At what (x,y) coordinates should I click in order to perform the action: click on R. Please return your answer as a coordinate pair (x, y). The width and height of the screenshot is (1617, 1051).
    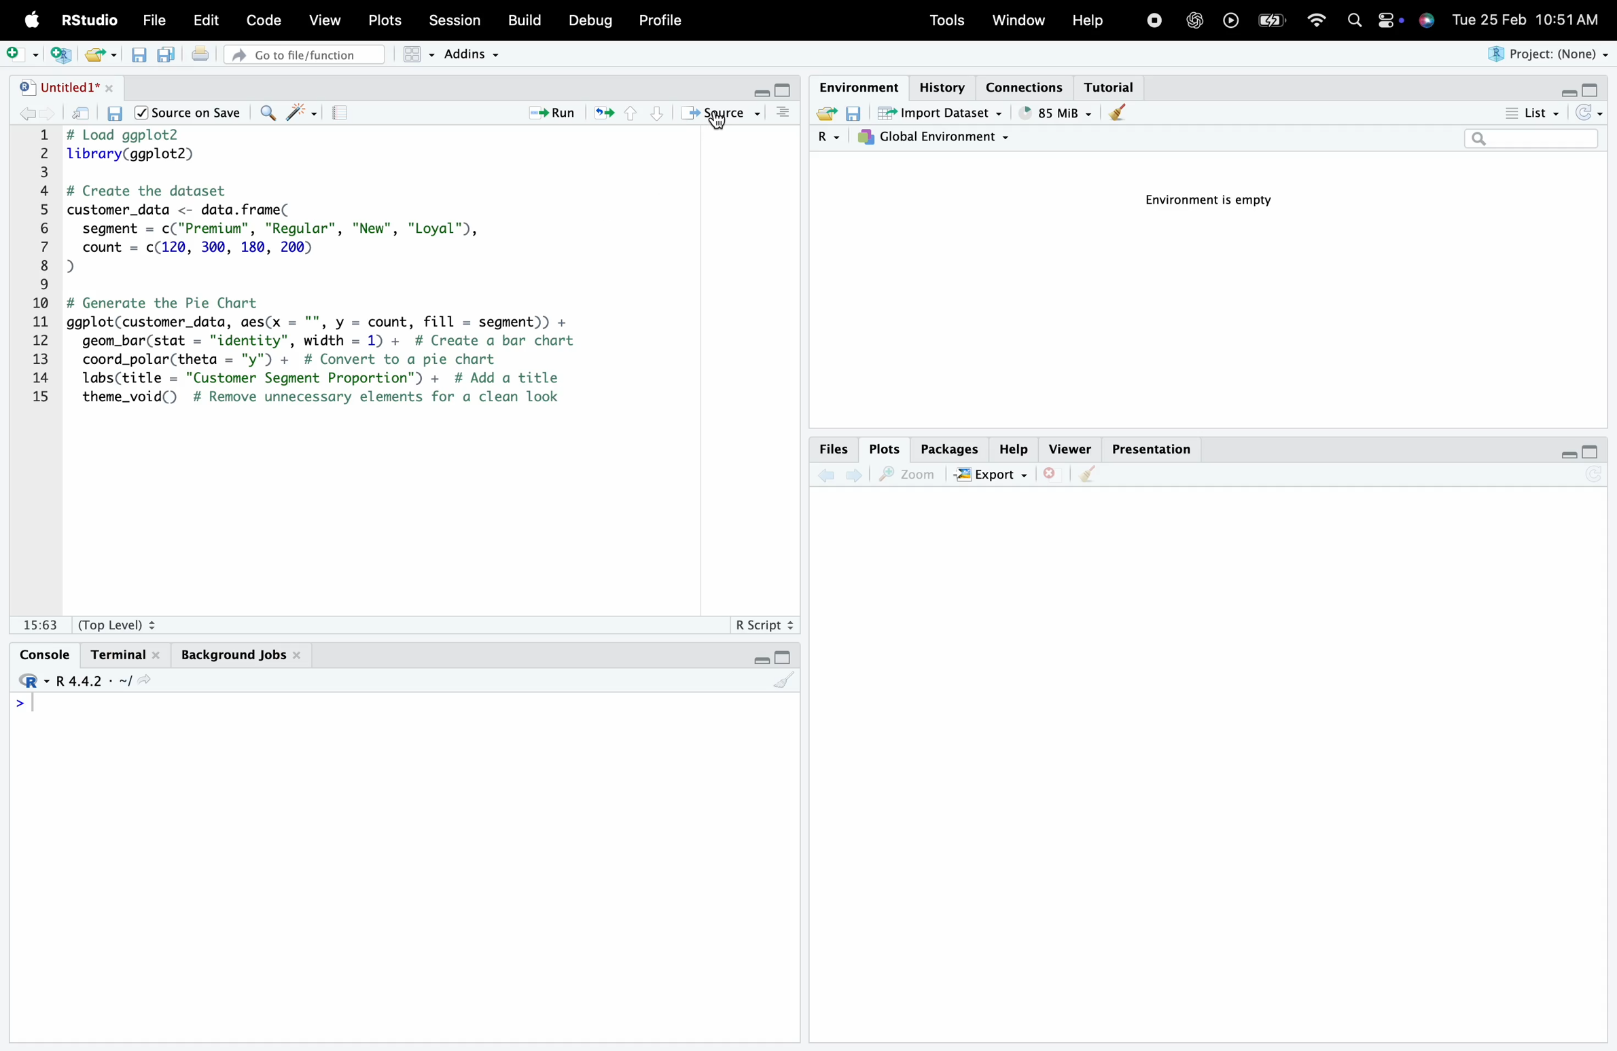
    Looking at the image, I should click on (819, 139).